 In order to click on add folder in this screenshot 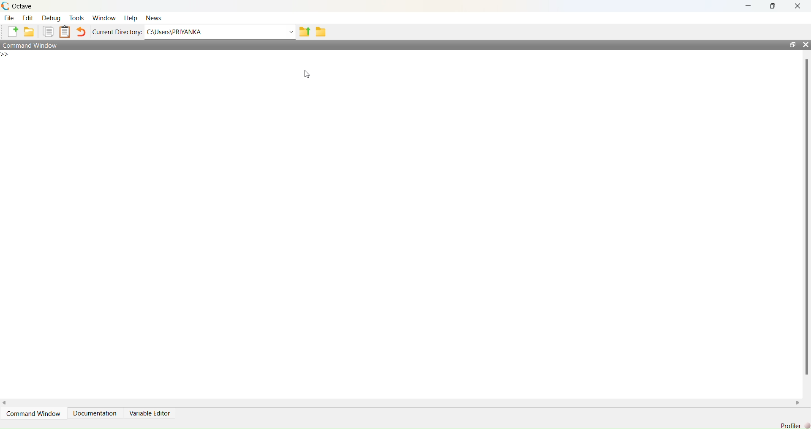, I will do `click(29, 31)`.